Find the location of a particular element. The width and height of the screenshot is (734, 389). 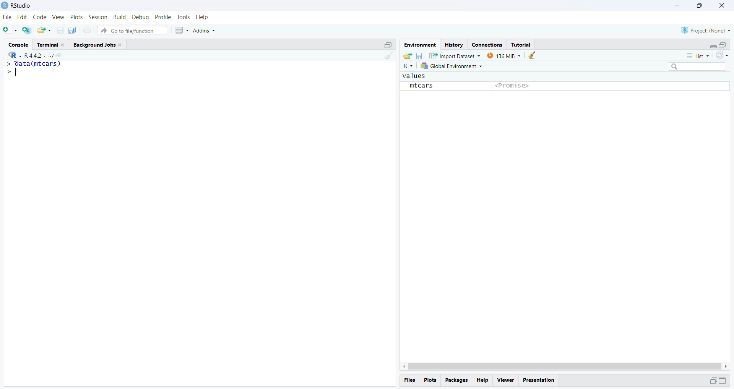

Maximize is located at coordinates (725, 381).